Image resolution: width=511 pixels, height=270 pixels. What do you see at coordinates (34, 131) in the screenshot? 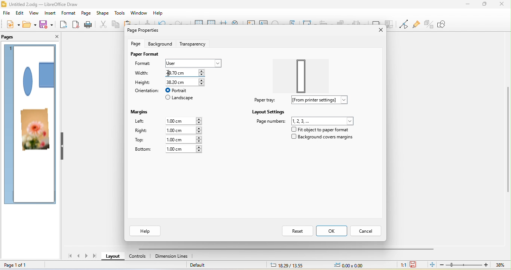
I see `photo` at bounding box center [34, 131].